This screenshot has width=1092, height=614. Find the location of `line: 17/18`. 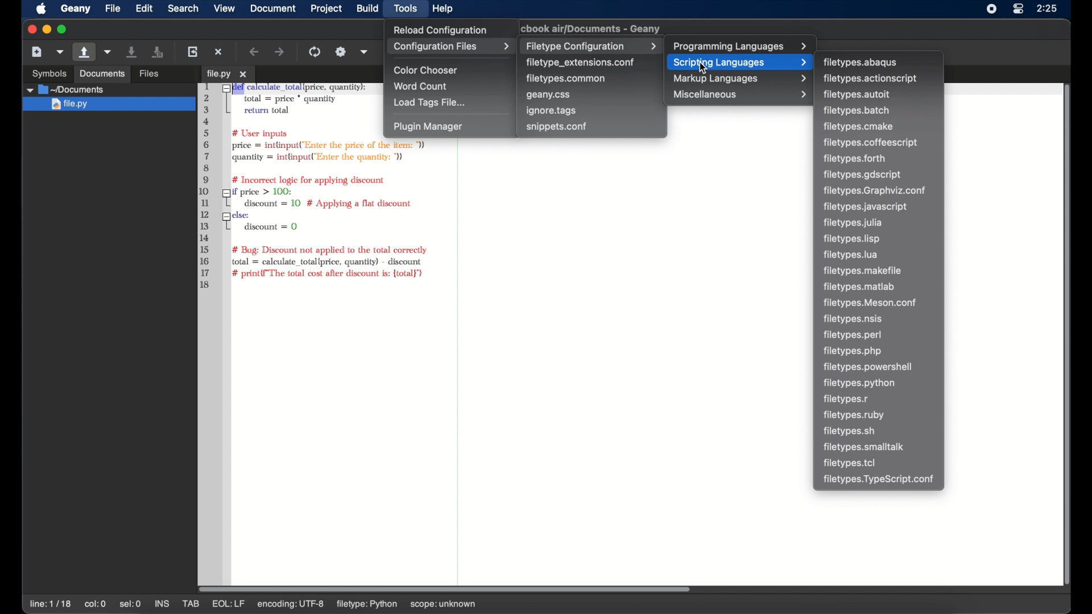

line: 17/18 is located at coordinates (52, 604).